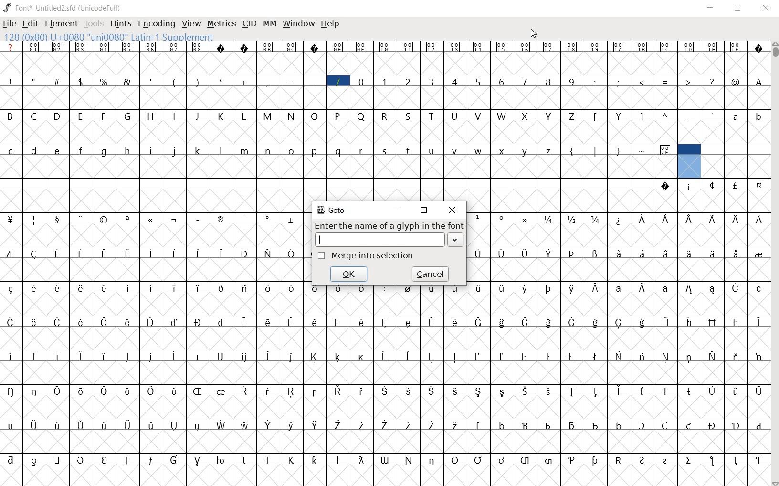 Image resolution: width=779 pixels, height=486 pixels. Describe the element at coordinates (666, 357) in the screenshot. I see `Symbol` at that location.